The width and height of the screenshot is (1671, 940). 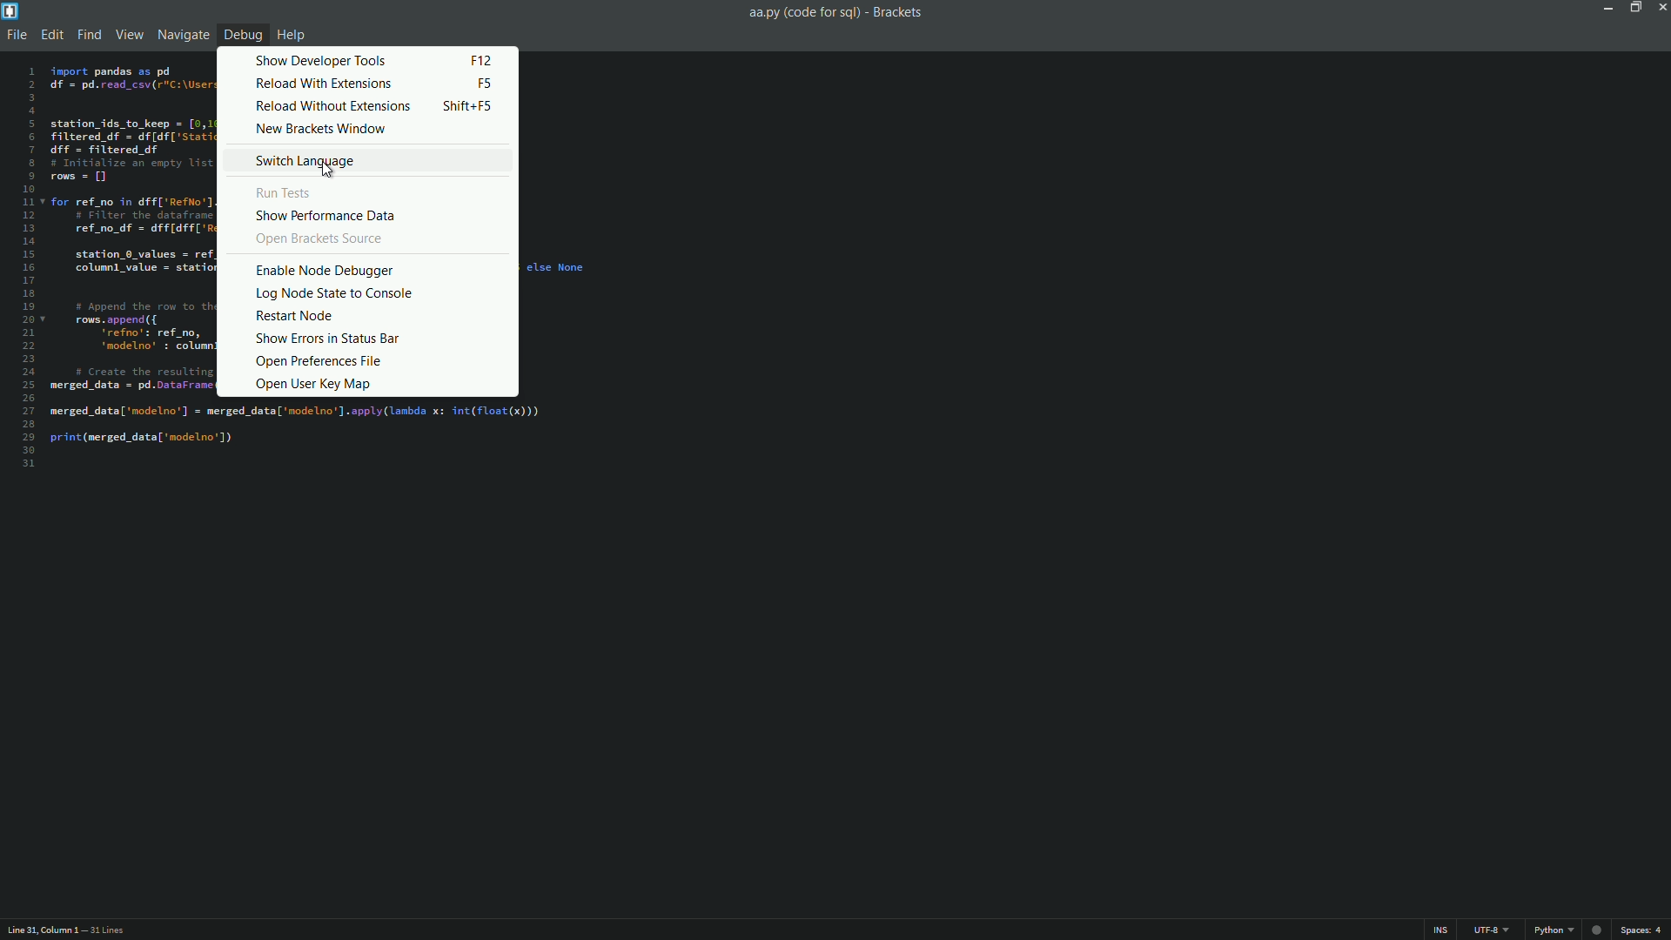 What do you see at coordinates (10, 10) in the screenshot?
I see `app icon` at bounding box center [10, 10].